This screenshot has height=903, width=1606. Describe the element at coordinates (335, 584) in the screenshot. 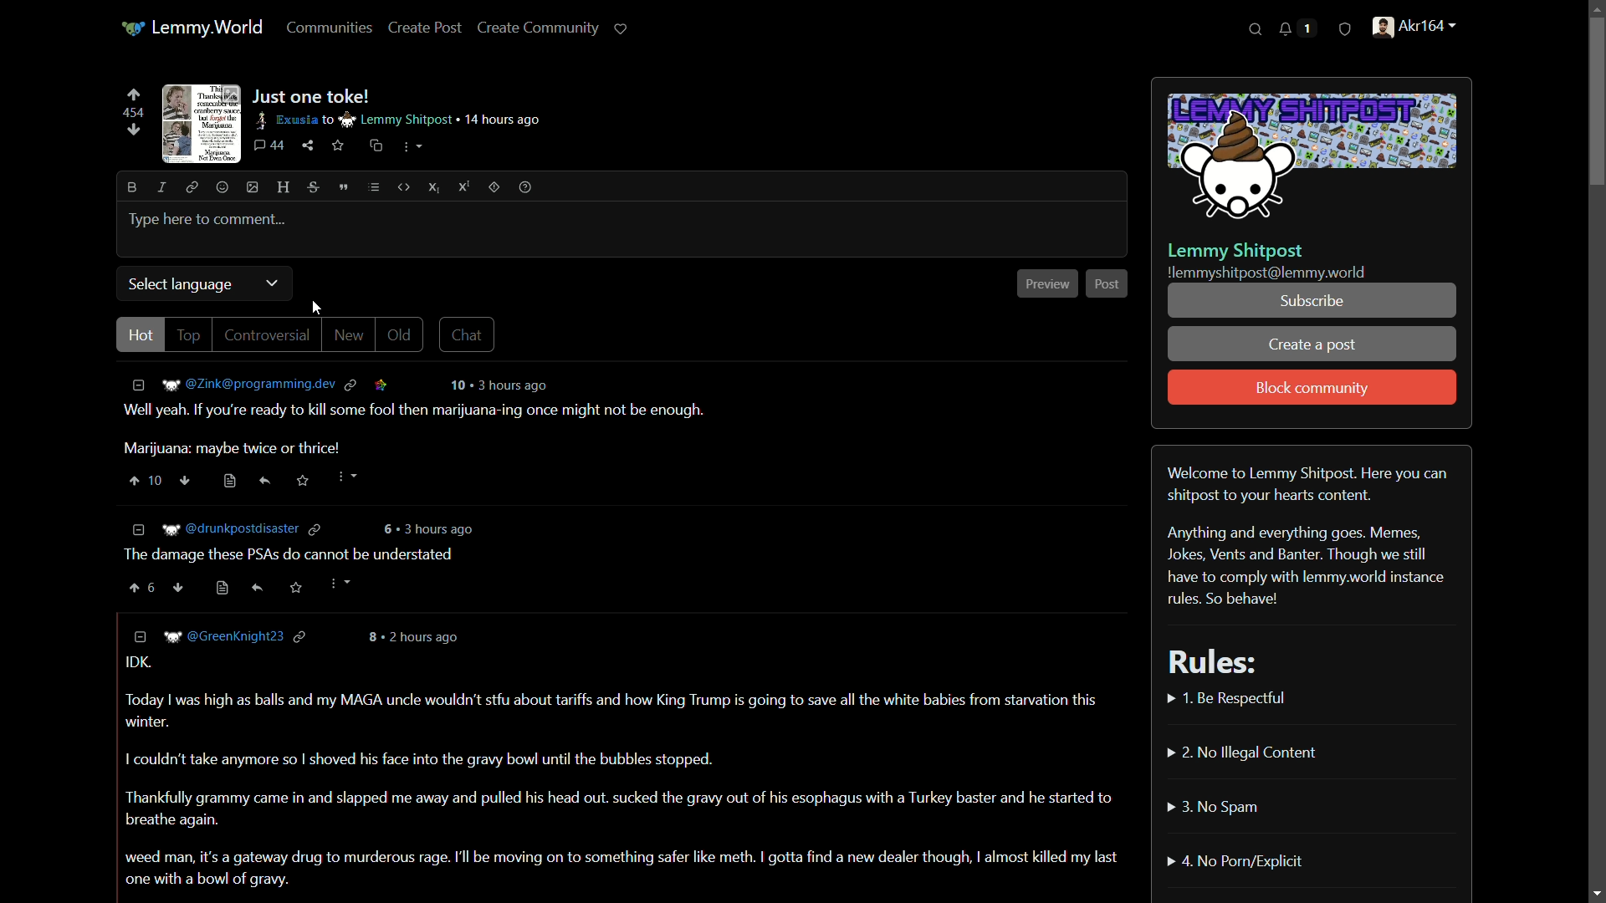

I see `more actions` at that location.